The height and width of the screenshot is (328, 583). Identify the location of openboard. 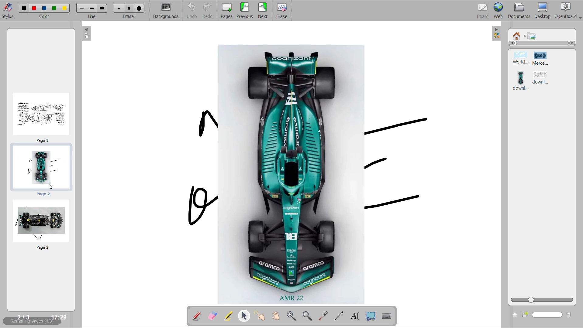
(569, 11).